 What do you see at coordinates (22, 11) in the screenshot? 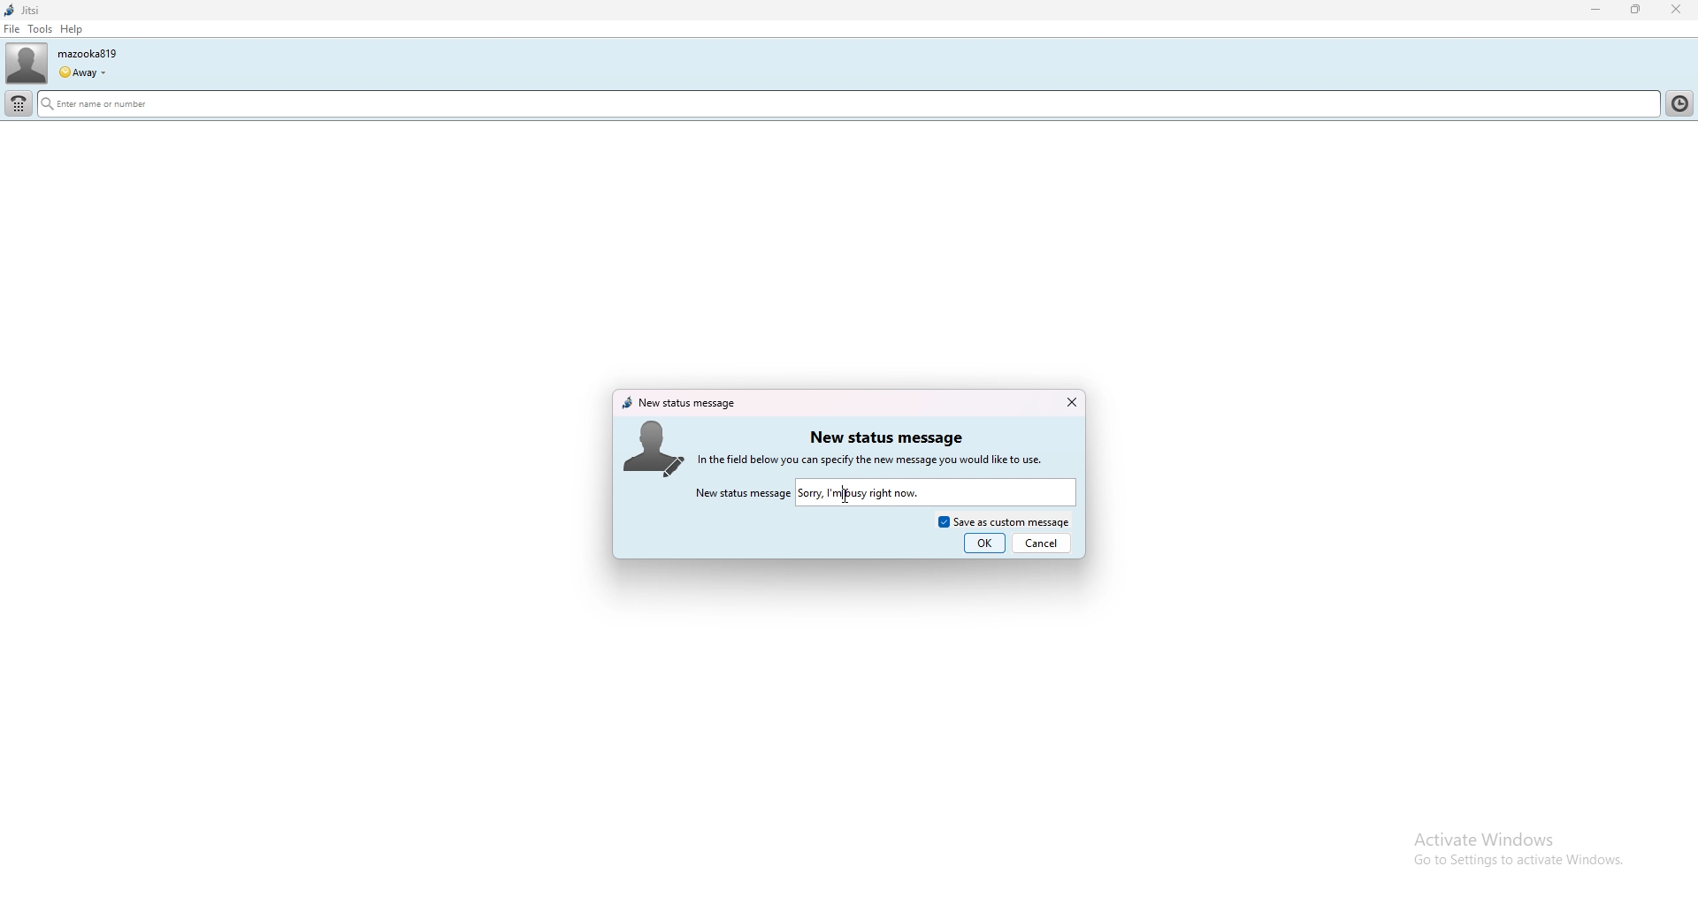
I see `jitsi` at bounding box center [22, 11].